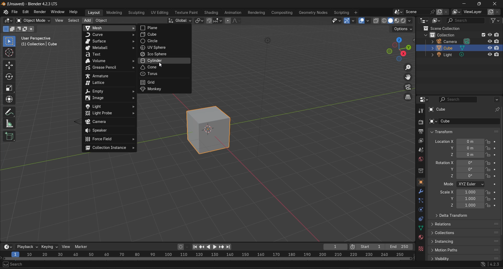 Image resolution: width=503 pixels, height=269 pixels. I want to click on rotation y, so click(467, 169).